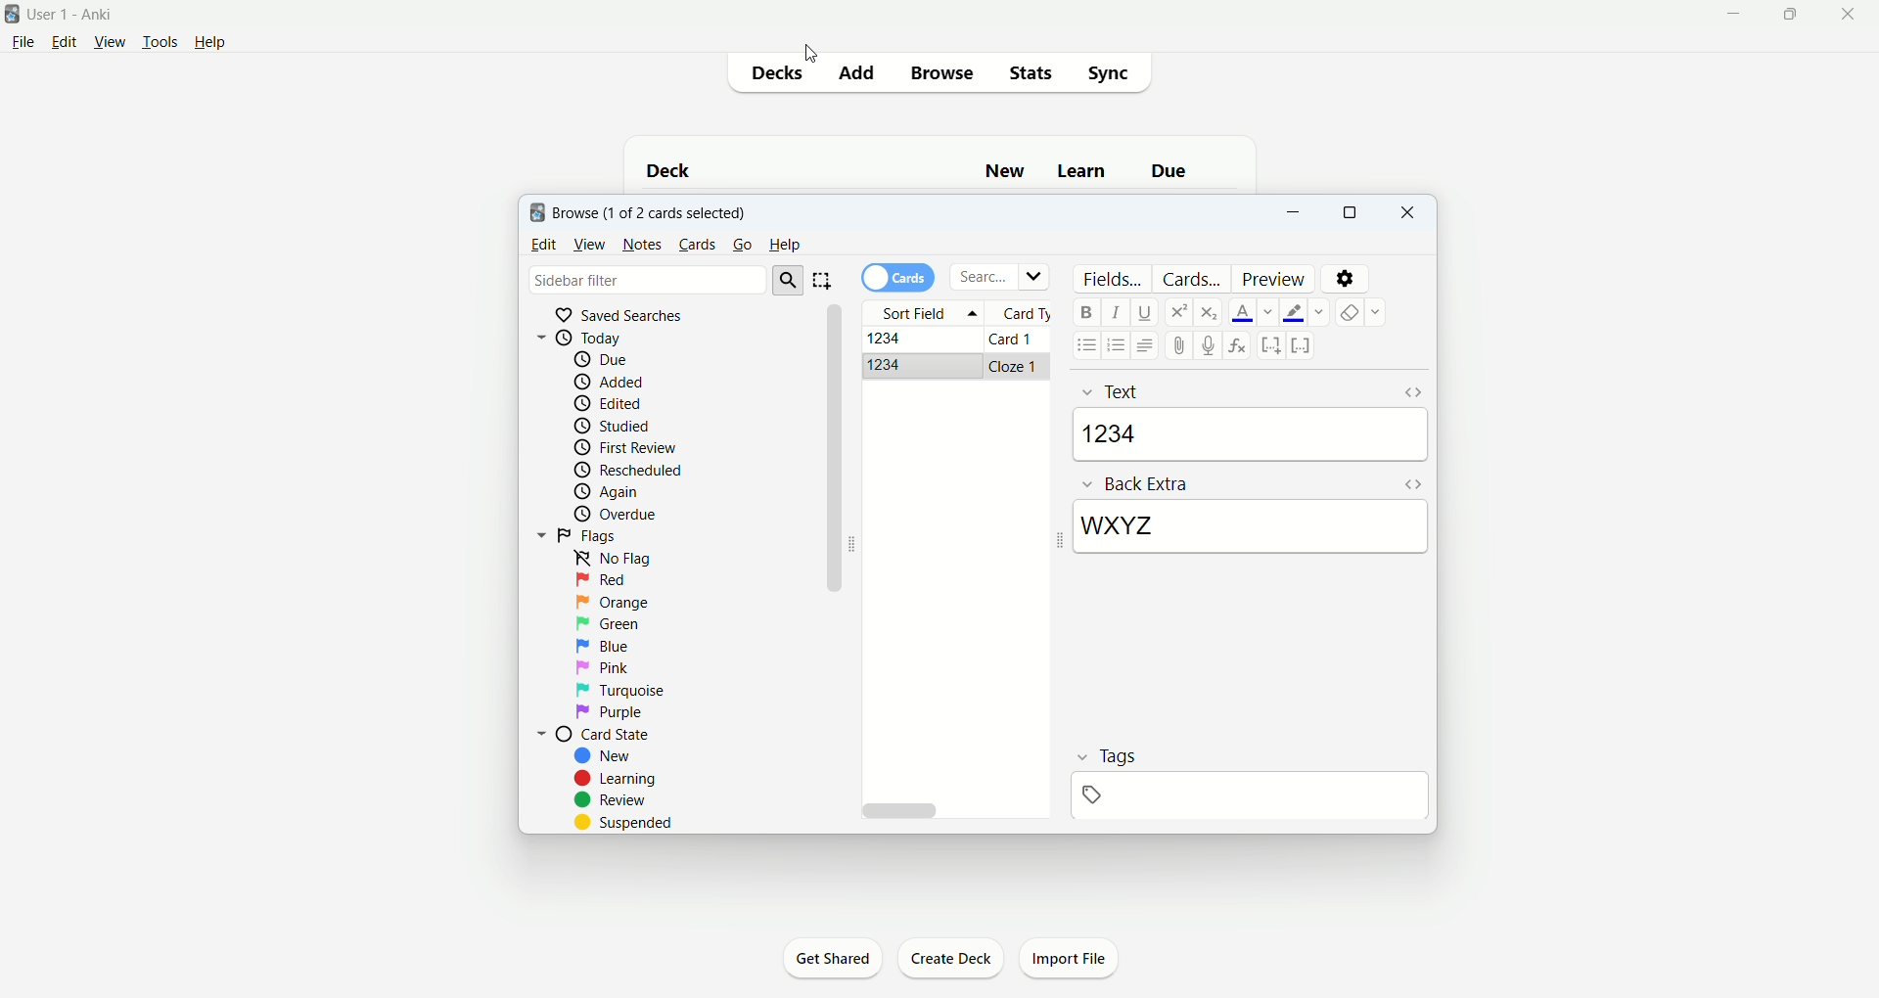 The image size is (1879, 998). What do you see at coordinates (952, 957) in the screenshot?
I see `create deck` at bounding box center [952, 957].